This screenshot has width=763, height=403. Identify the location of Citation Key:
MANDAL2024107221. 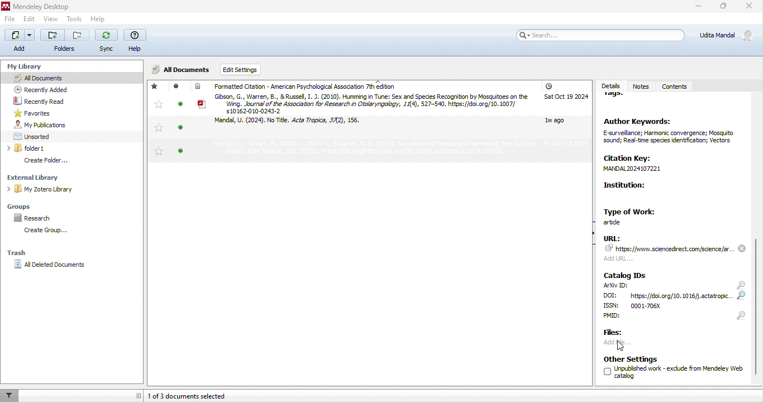
(647, 164).